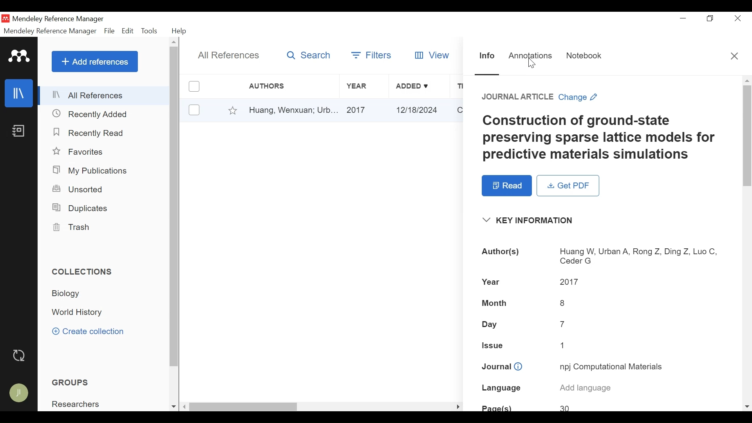 The width and height of the screenshot is (752, 423). What do you see at coordinates (570, 282) in the screenshot?
I see `2017` at bounding box center [570, 282].